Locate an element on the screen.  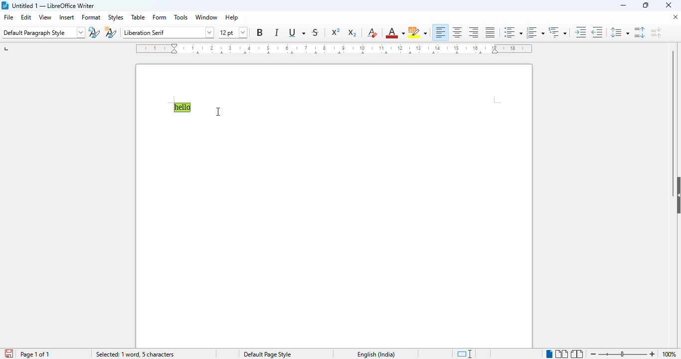
strikethrough is located at coordinates (316, 32).